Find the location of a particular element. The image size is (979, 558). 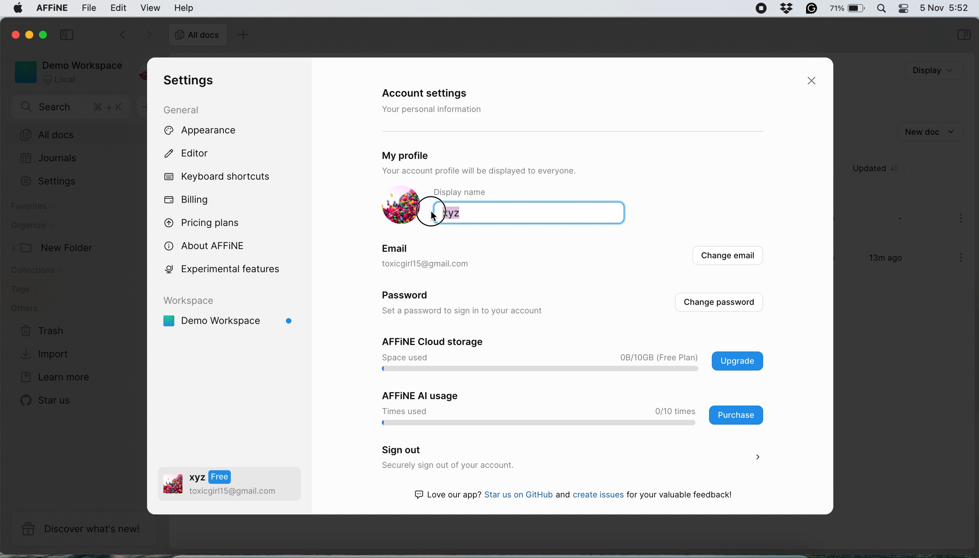

switch between documents is located at coordinates (134, 36).